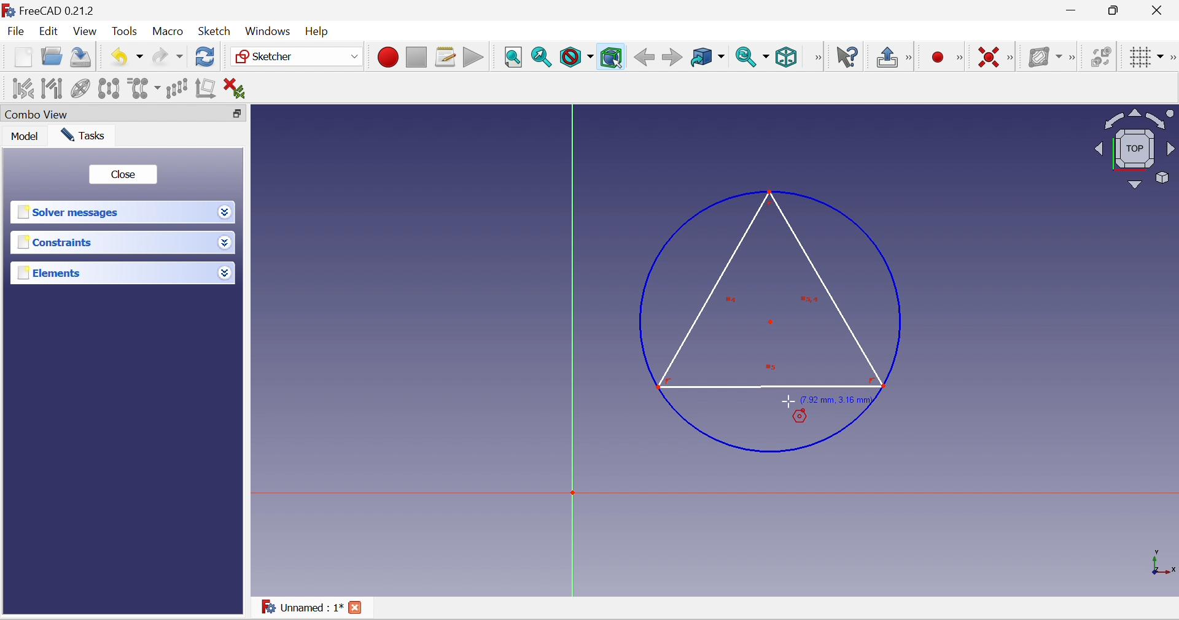  Describe the element at coordinates (82, 87) in the screenshot. I see `Show/hide internal geometry` at that location.